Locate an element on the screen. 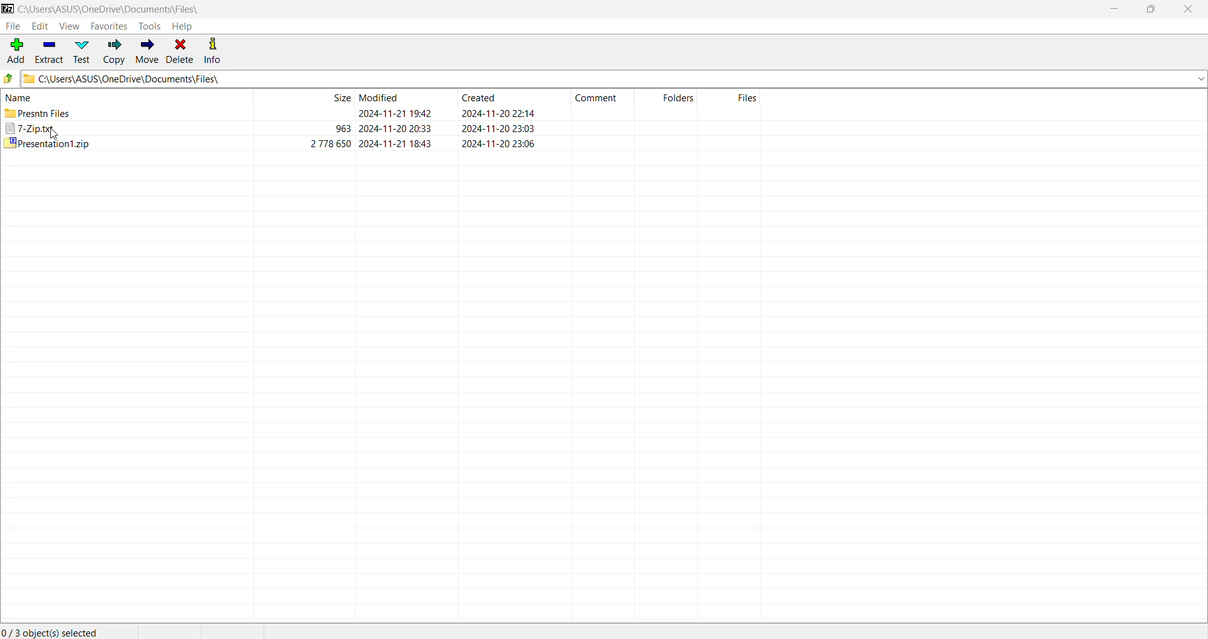 Image resolution: width=1208 pixels, height=639 pixels. Edit is located at coordinates (40, 26).